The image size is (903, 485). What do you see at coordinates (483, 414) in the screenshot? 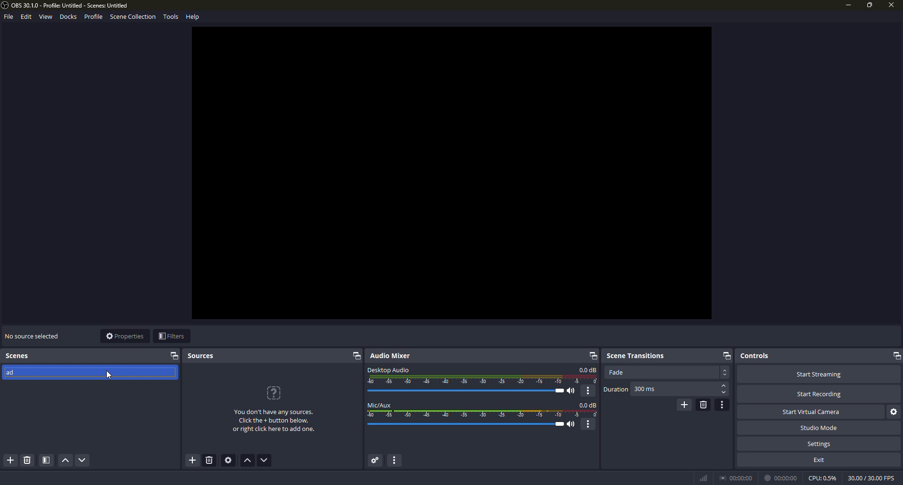
I see `range select` at bounding box center [483, 414].